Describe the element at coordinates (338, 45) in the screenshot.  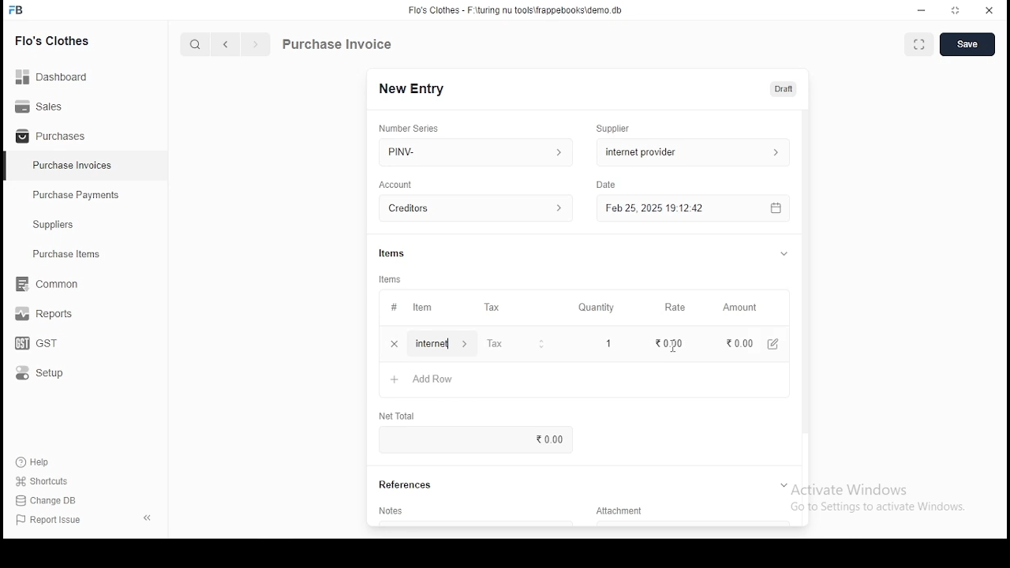
I see `purchase information` at that location.